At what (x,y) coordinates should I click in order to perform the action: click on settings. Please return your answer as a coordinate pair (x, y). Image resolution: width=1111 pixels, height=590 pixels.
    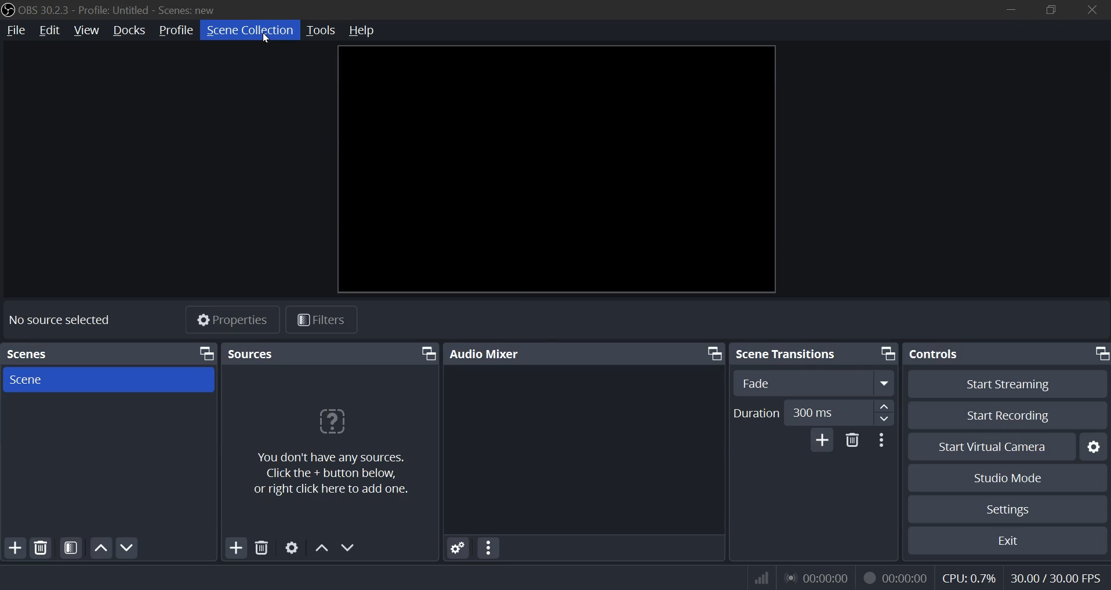
    Looking at the image, I should click on (1010, 508).